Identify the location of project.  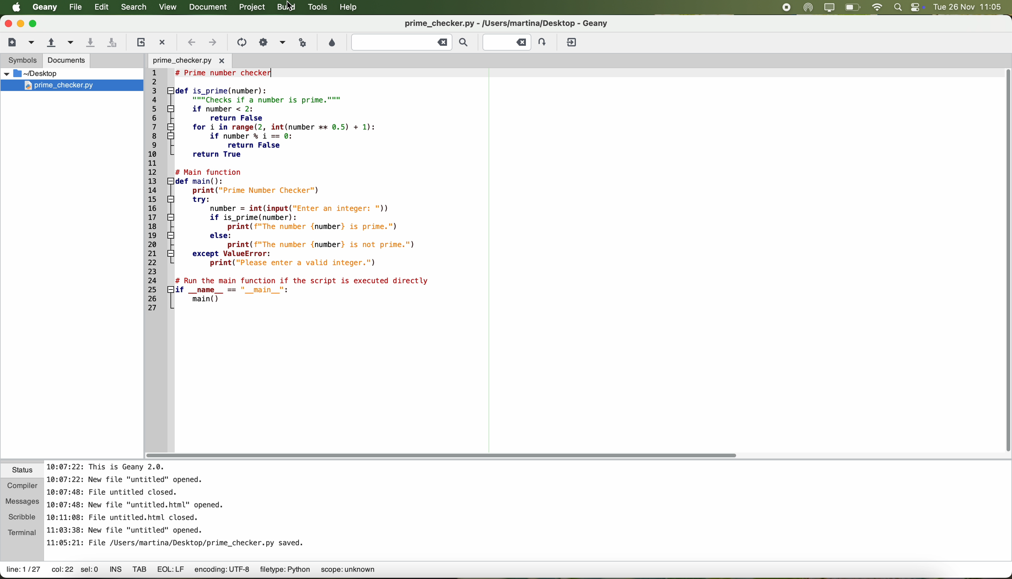
(254, 8).